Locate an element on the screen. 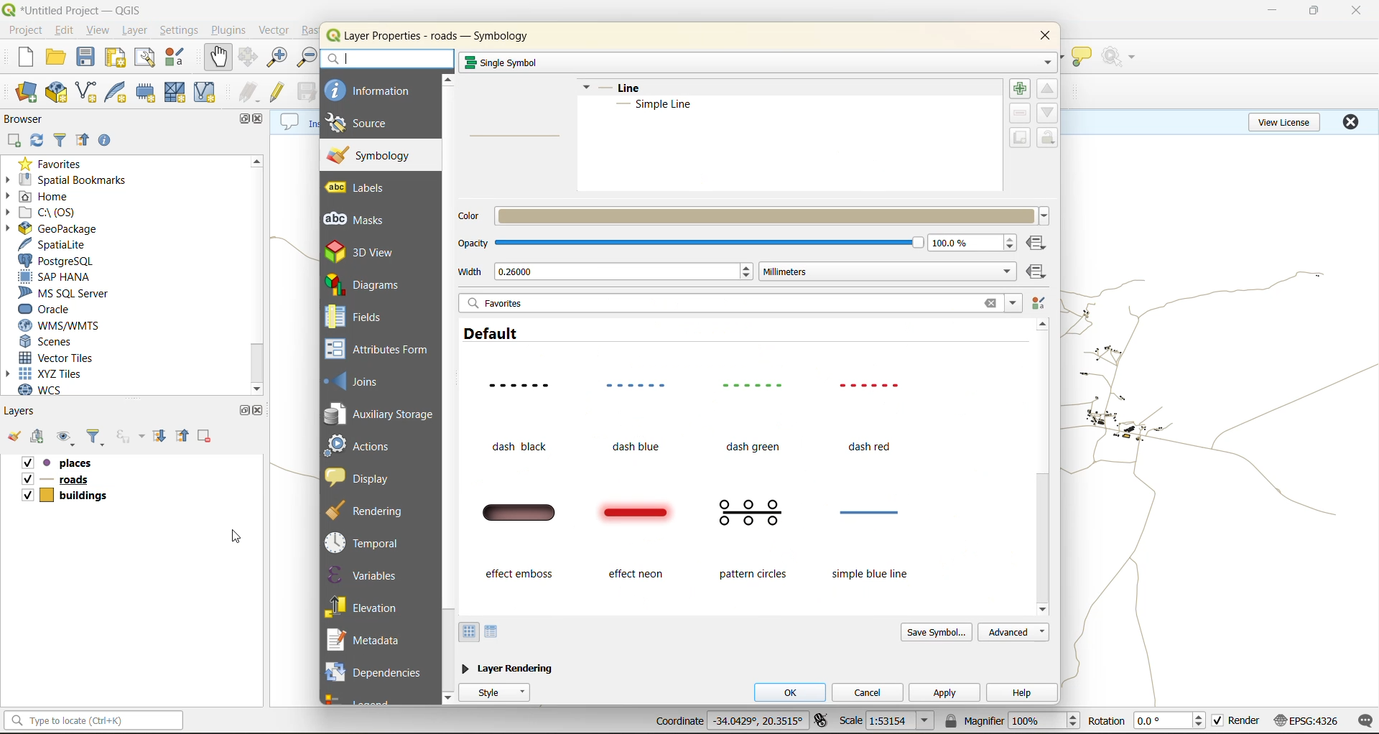 The image size is (1379, 734). style is located at coordinates (494, 692).